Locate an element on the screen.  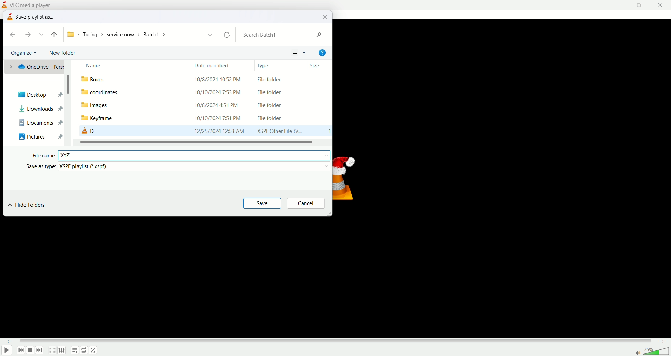
volume bar is located at coordinates (658, 351).